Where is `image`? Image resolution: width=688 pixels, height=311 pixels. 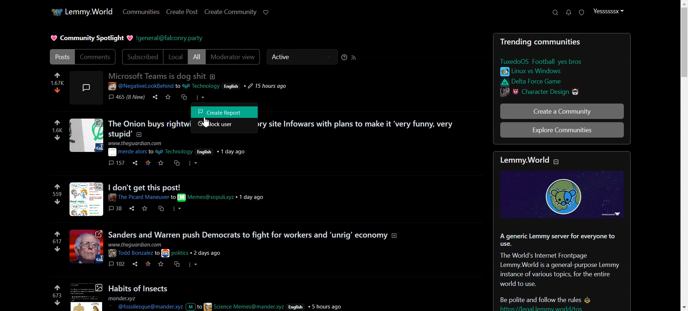 image is located at coordinates (85, 87).